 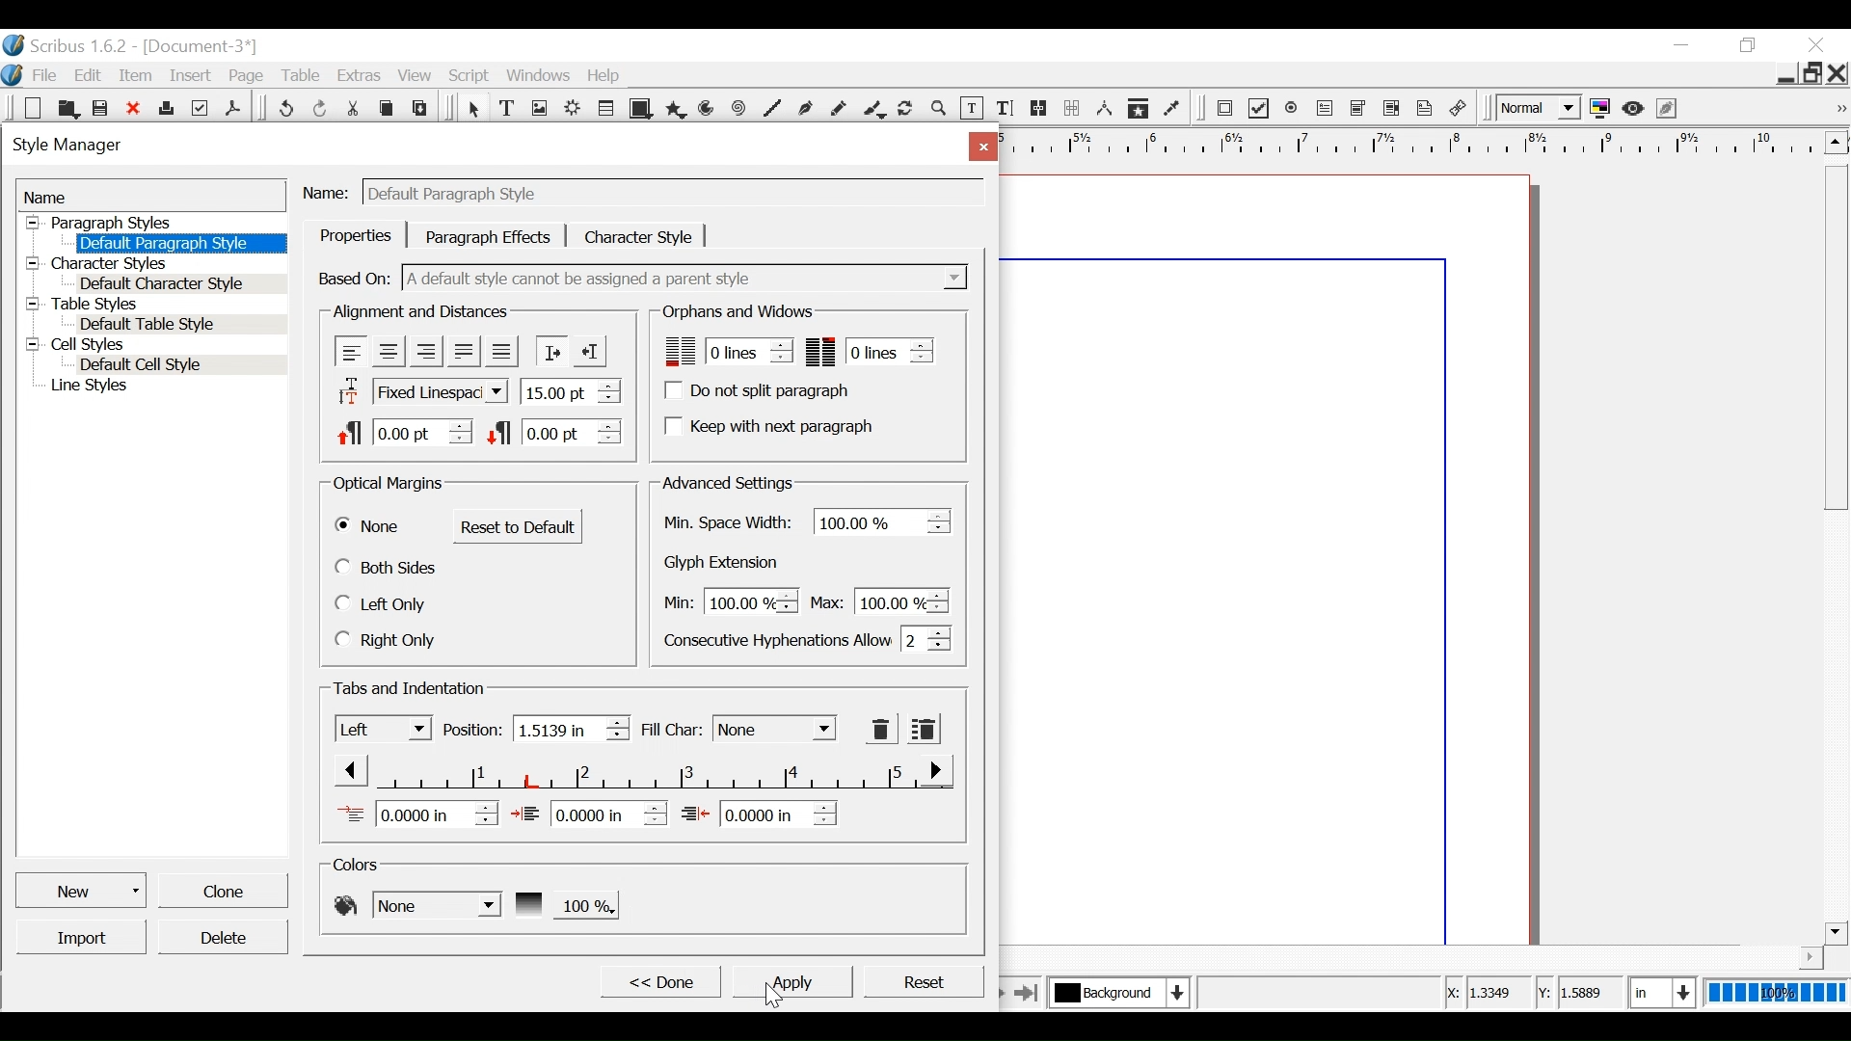 I want to click on Freehand line, so click(x=841, y=111).